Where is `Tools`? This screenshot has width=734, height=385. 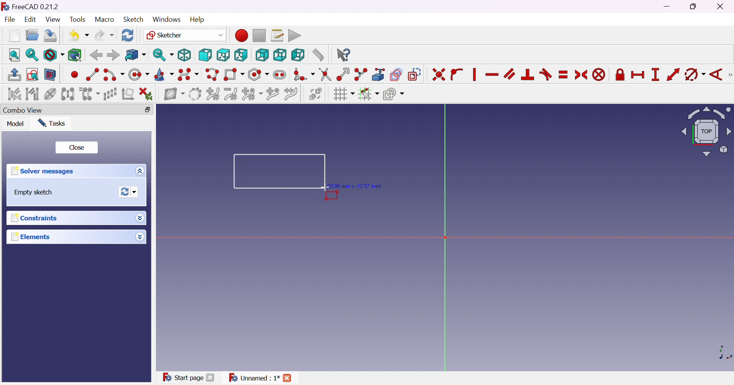
Tools is located at coordinates (77, 18).